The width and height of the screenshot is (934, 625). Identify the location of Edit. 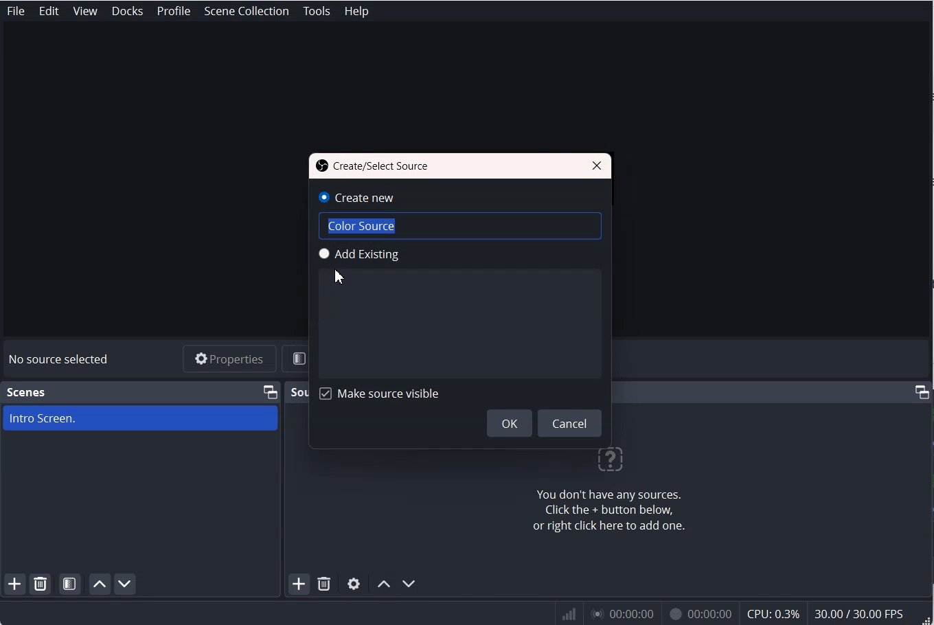
(49, 11).